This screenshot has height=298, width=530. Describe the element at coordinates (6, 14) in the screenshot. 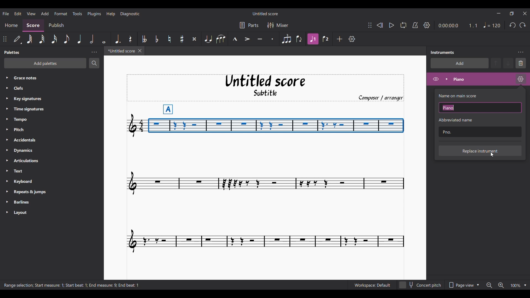

I see `File menu` at that location.